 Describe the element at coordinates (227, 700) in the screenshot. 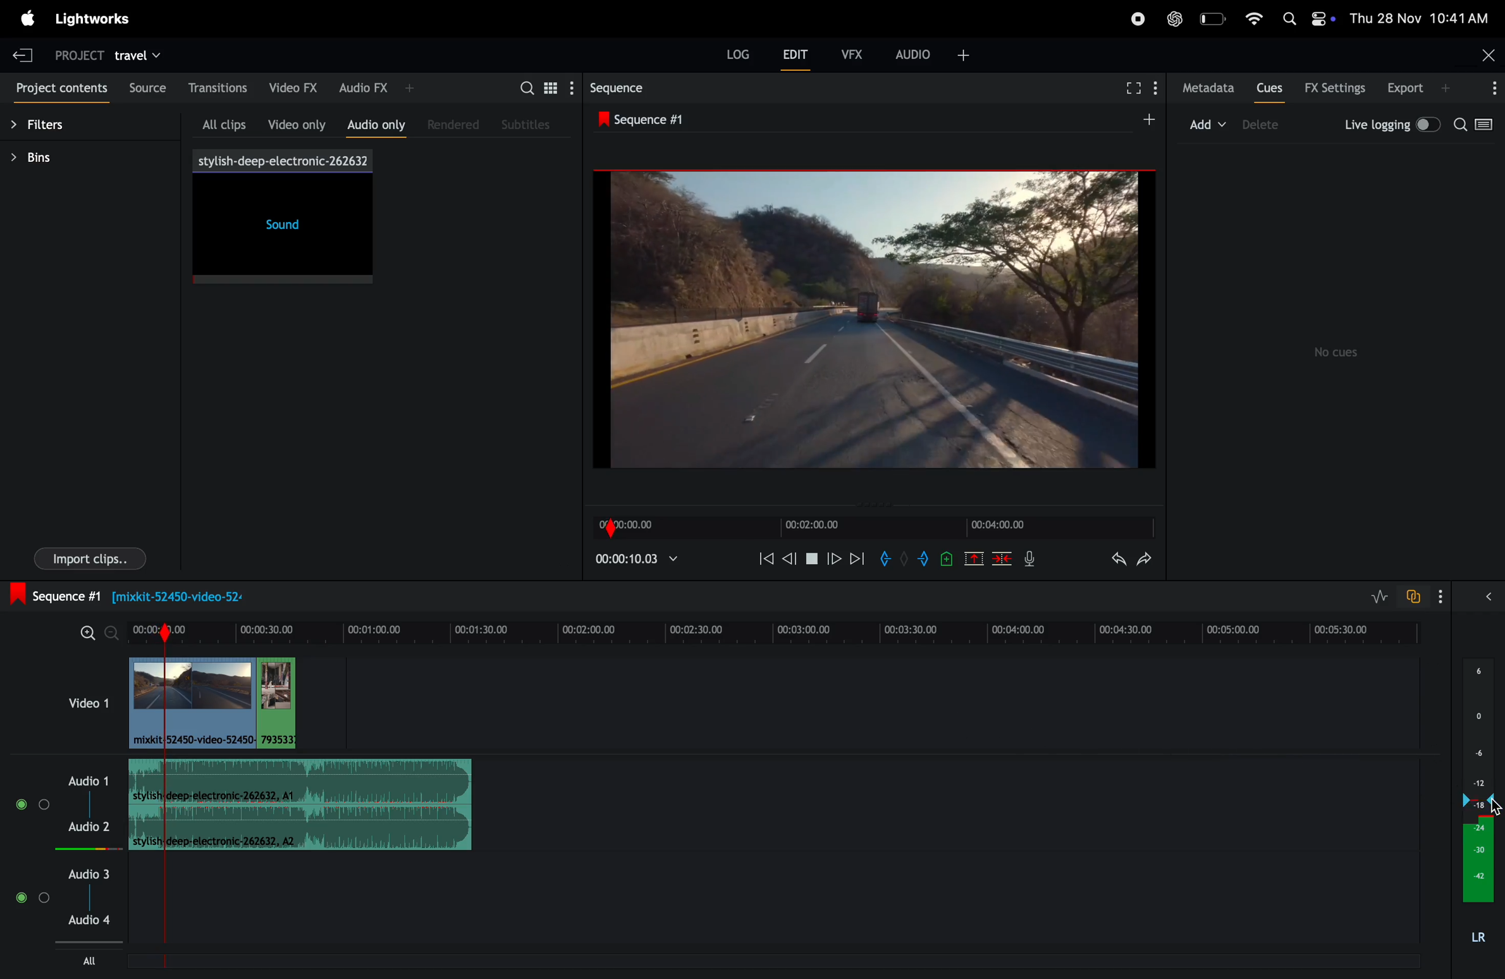

I see `audio clips` at that location.